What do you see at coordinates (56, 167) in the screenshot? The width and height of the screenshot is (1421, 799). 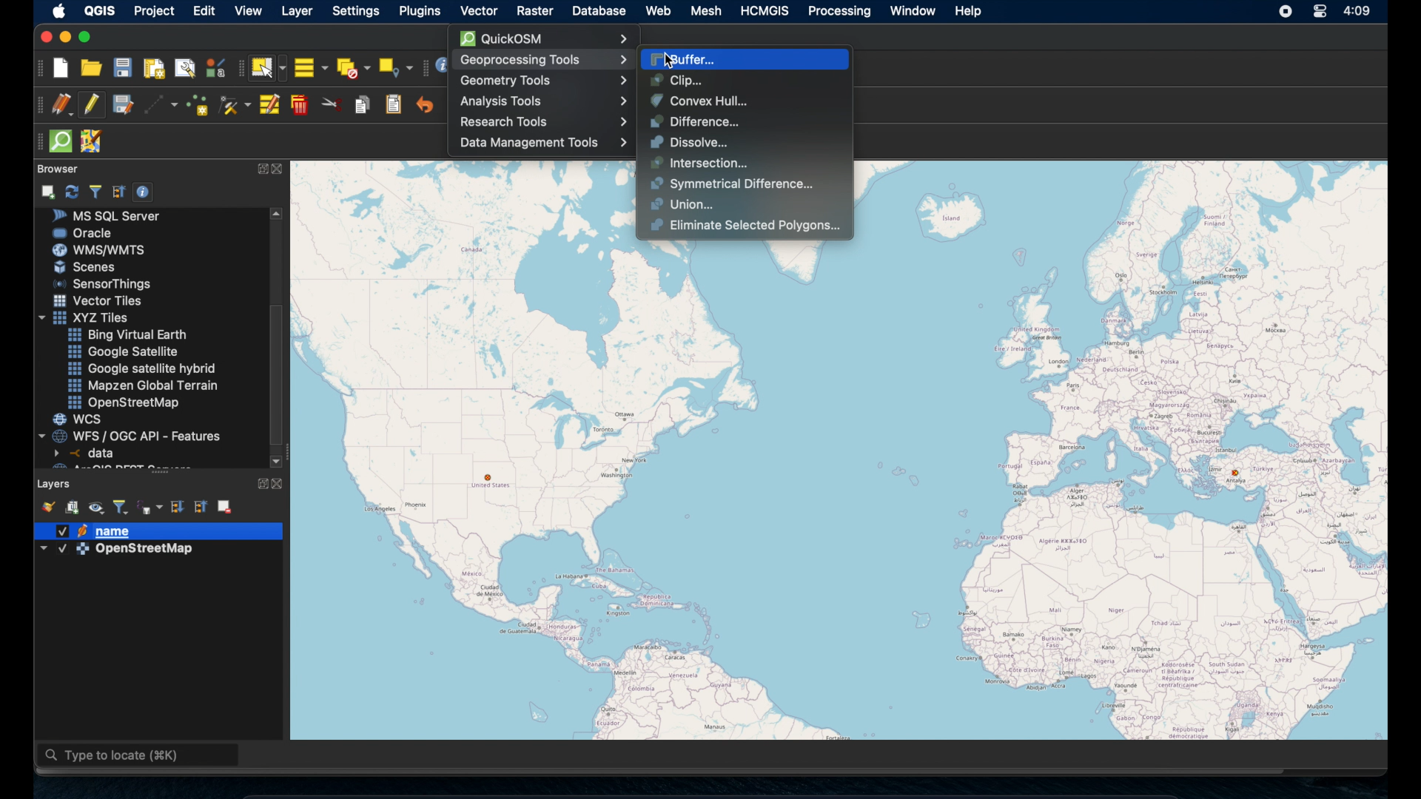 I see `browser` at bounding box center [56, 167].